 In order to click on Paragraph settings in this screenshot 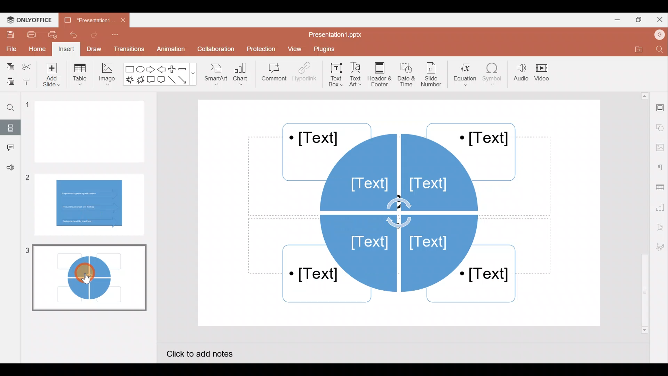, I will do `click(661, 167)`.